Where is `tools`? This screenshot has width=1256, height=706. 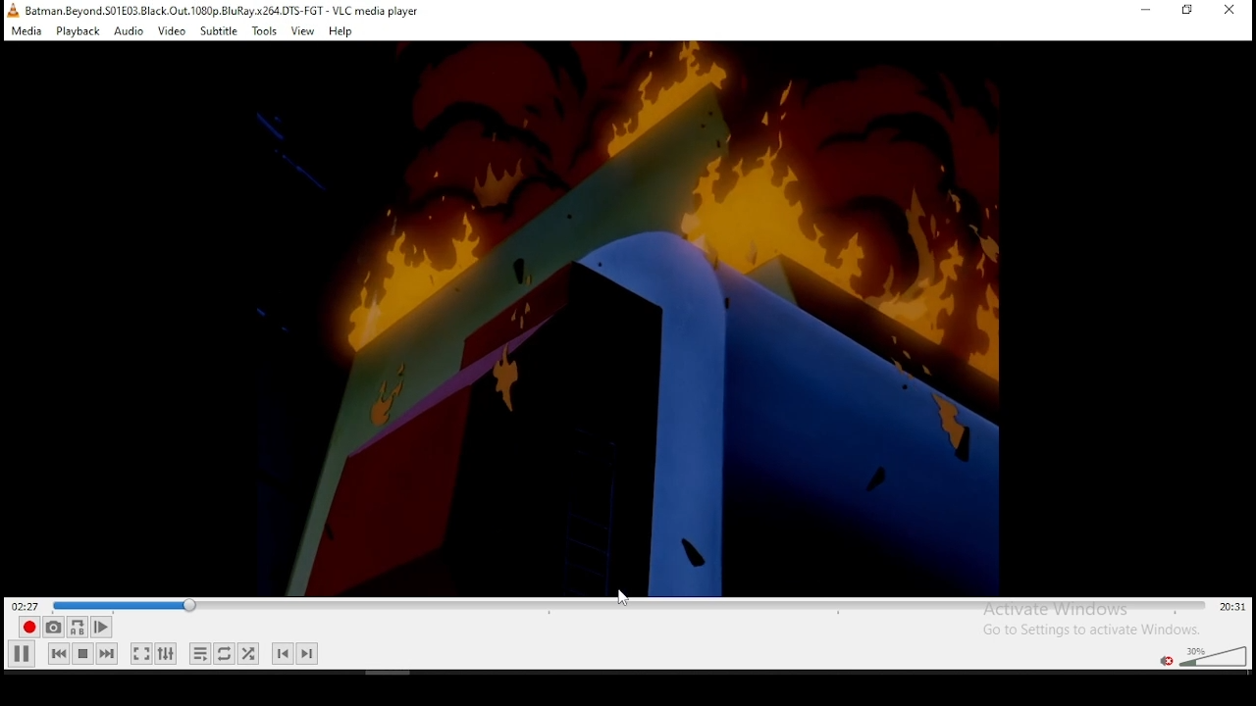 tools is located at coordinates (264, 31).